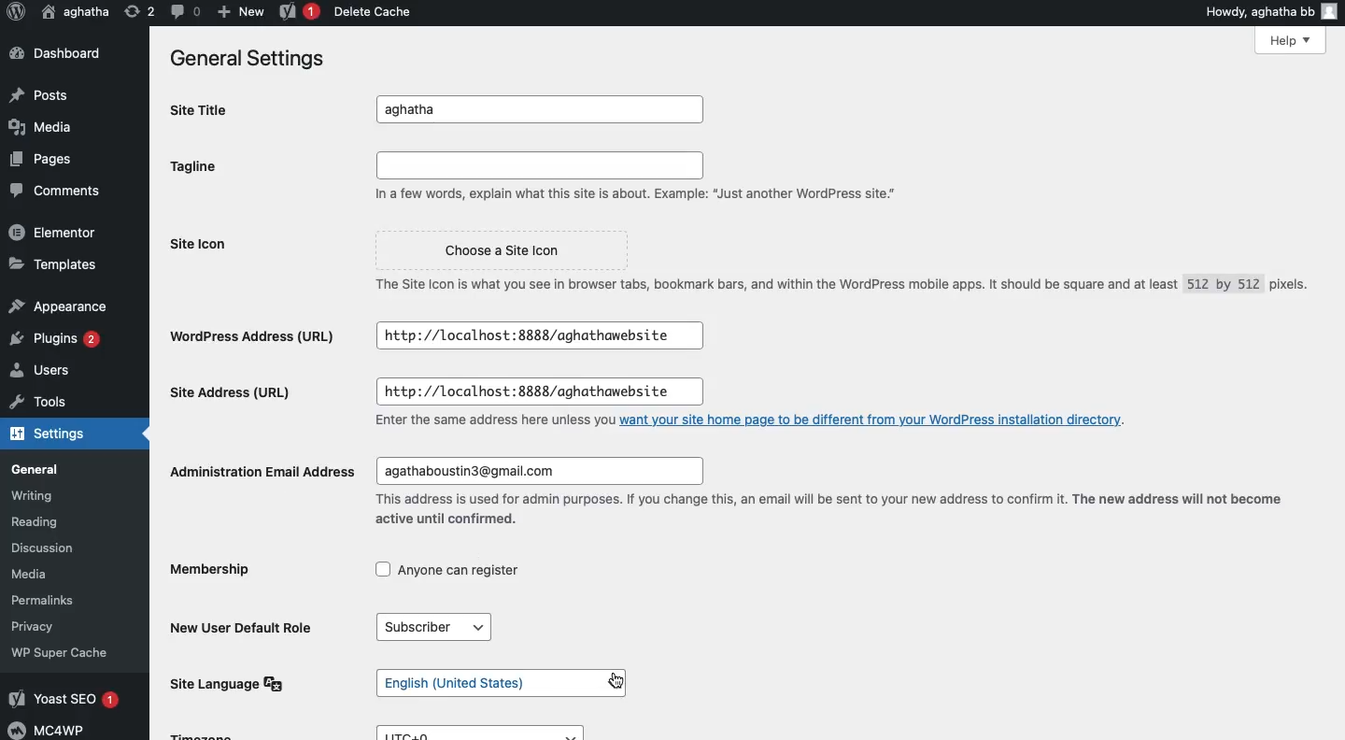 The image size is (1345, 740). What do you see at coordinates (46, 574) in the screenshot?
I see `Media` at bounding box center [46, 574].